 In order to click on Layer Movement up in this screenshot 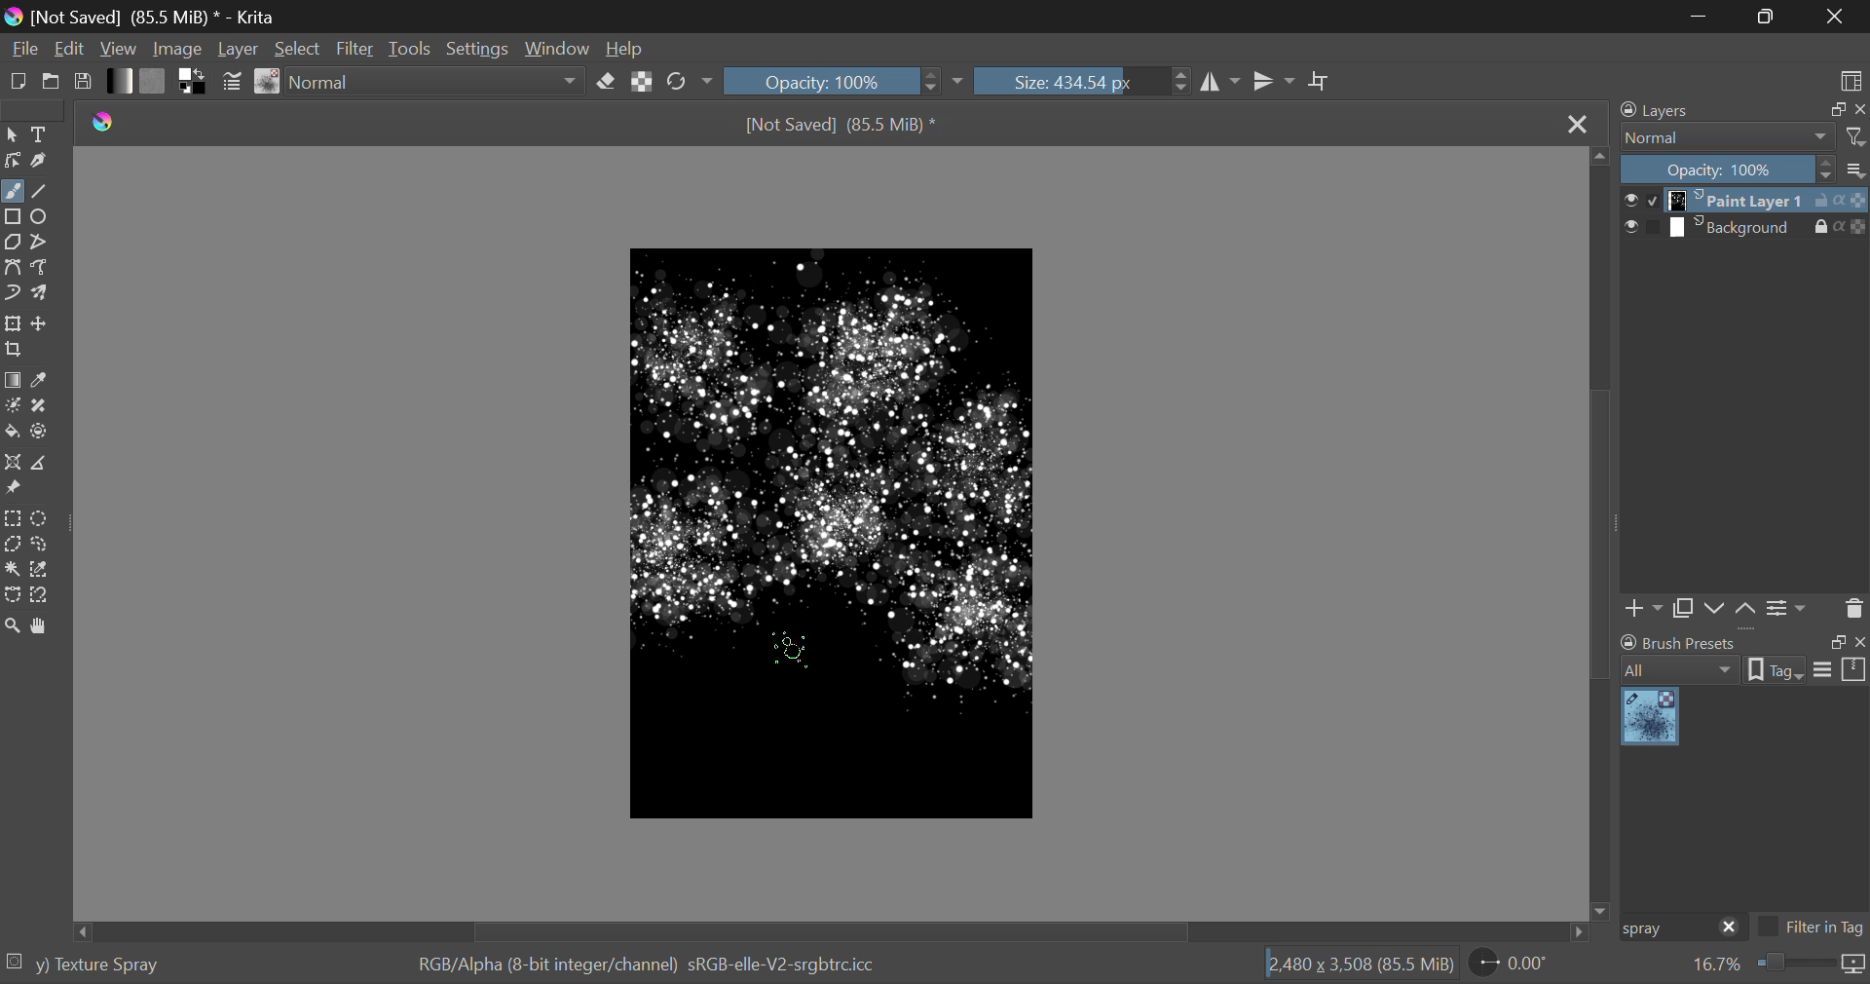, I will do `click(1746, 611)`.